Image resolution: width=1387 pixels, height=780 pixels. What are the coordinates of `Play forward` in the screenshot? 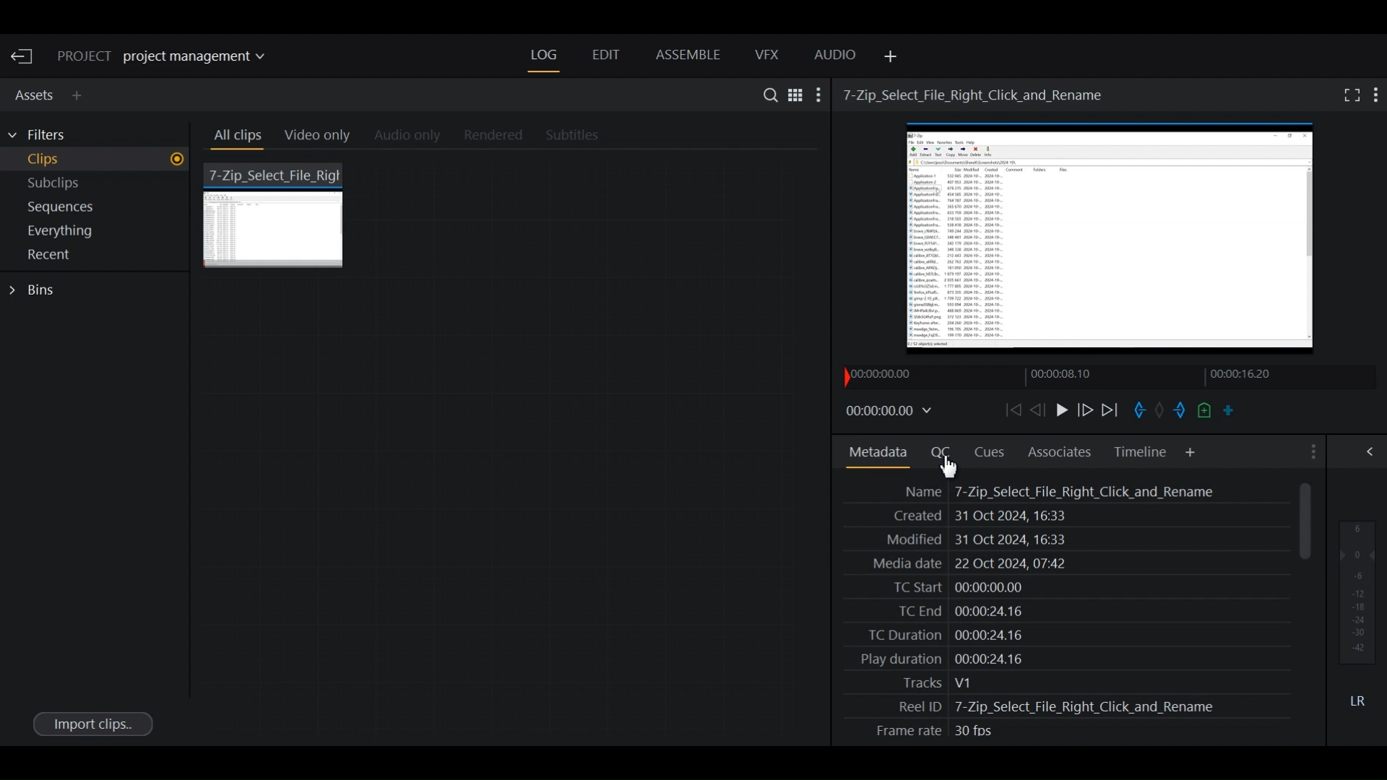 It's located at (1111, 410).